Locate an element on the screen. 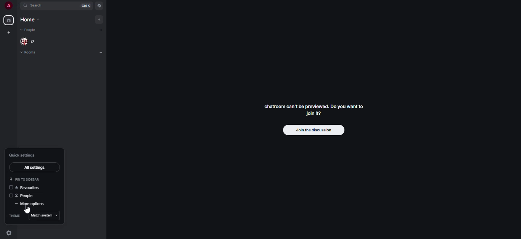 Image resolution: width=521 pixels, height=239 pixels. quick settings is located at coordinates (22, 155).